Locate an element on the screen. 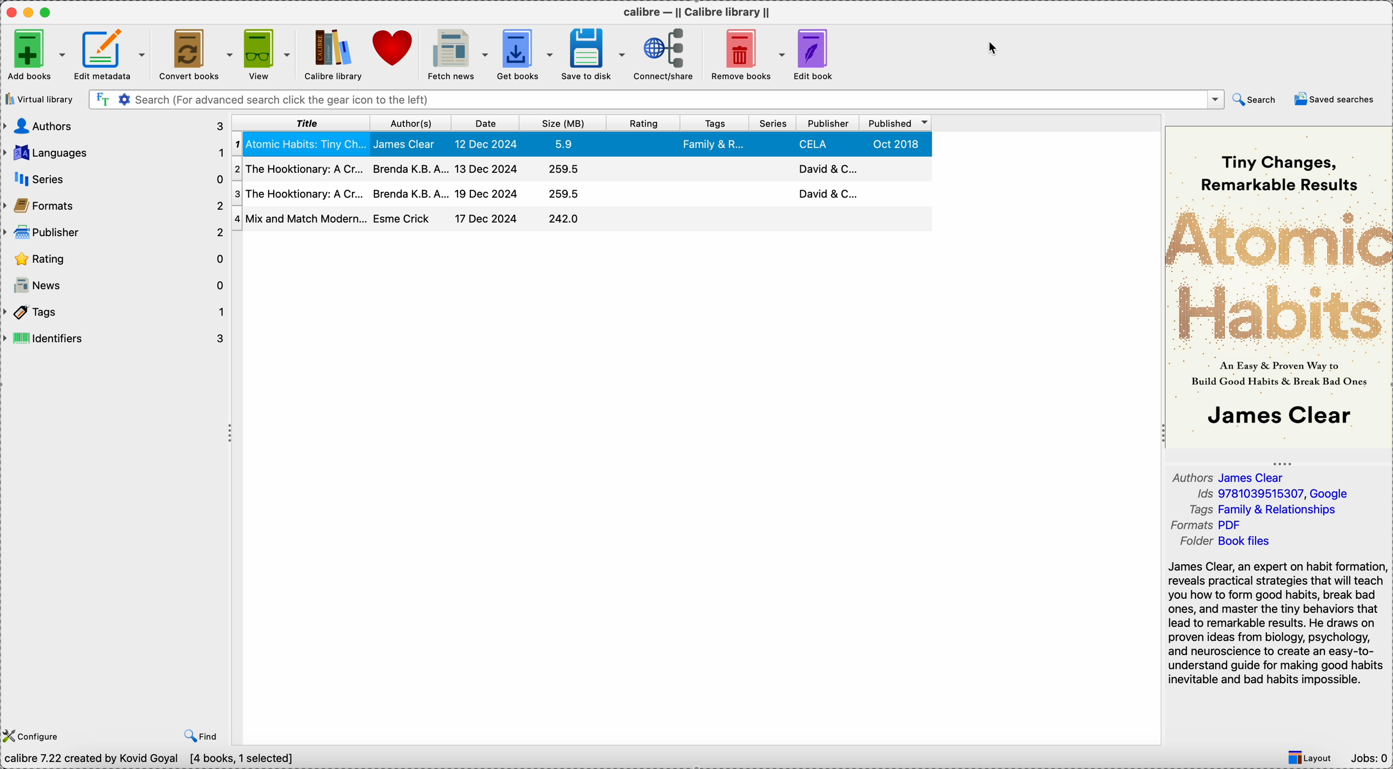 The width and height of the screenshot is (1393, 769). saved searches is located at coordinates (1335, 100).